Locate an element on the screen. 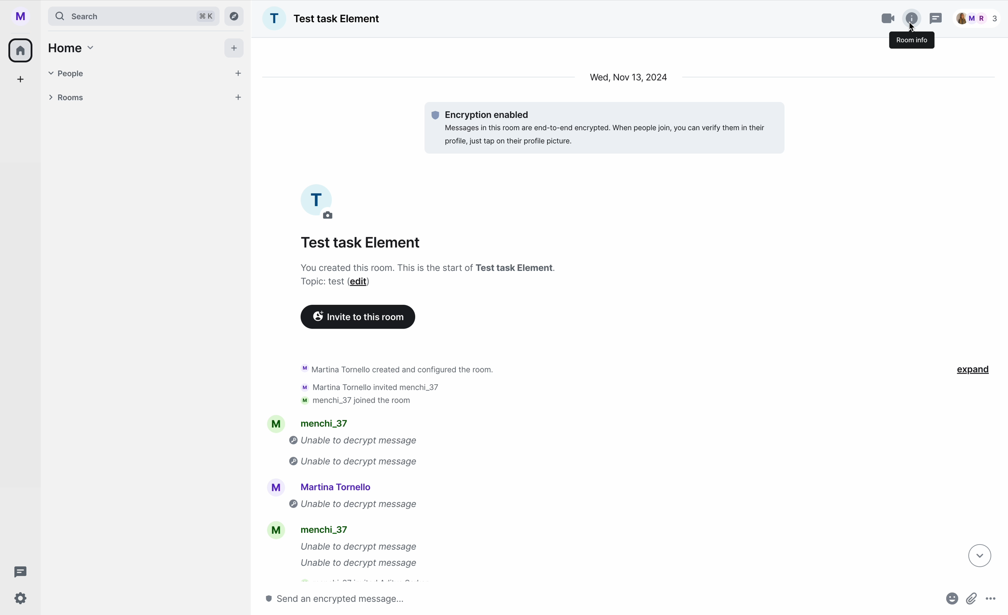  home icon is located at coordinates (22, 49).